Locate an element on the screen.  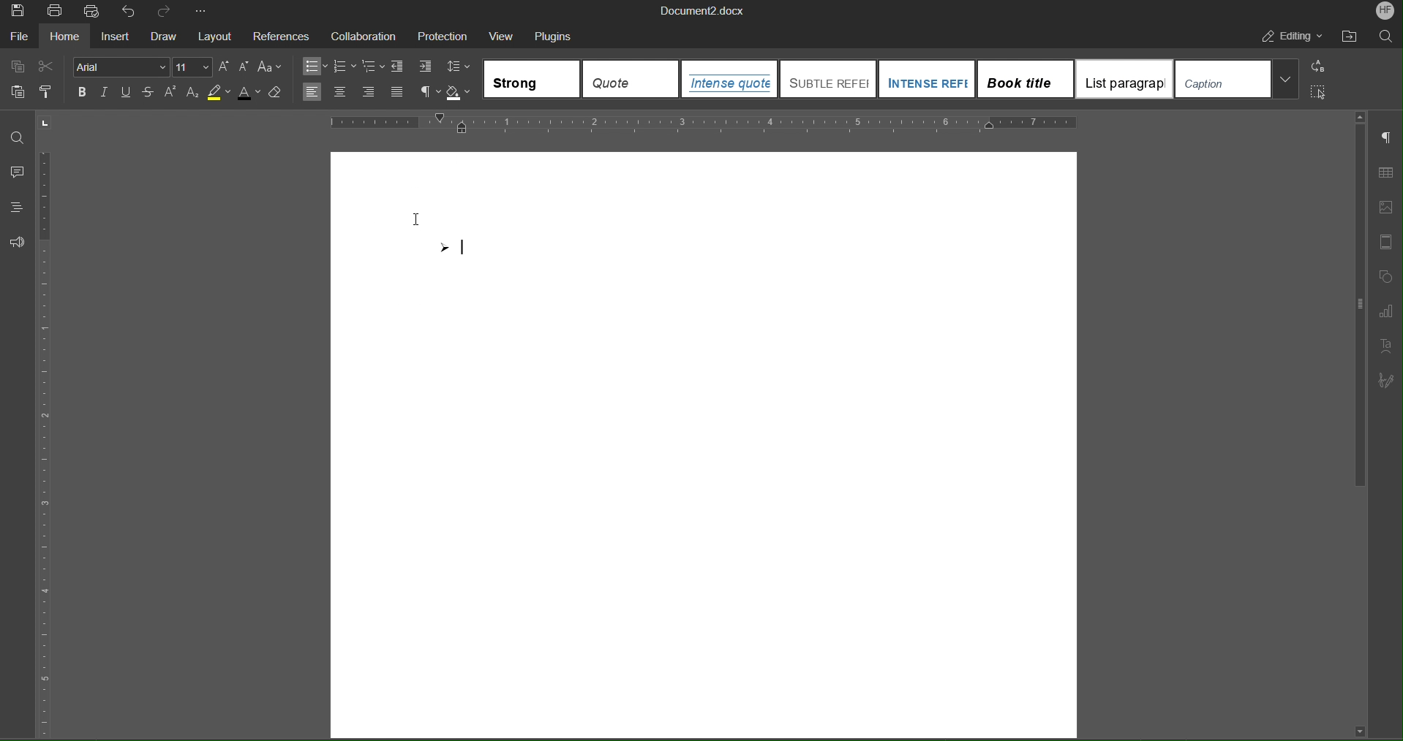
File is located at coordinates (20, 38).